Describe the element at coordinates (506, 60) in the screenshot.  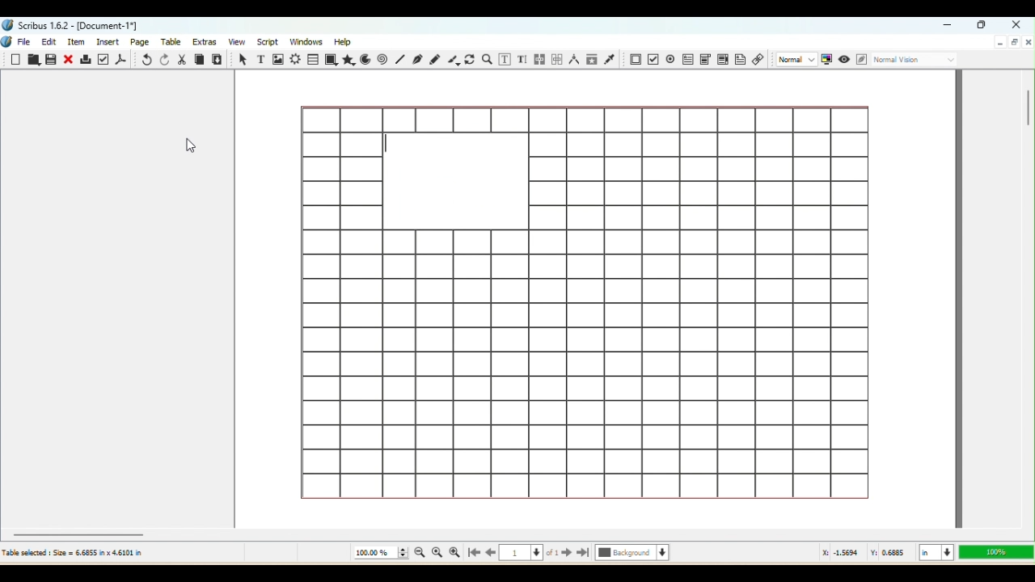
I see `Edit contents of Frame` at that location.